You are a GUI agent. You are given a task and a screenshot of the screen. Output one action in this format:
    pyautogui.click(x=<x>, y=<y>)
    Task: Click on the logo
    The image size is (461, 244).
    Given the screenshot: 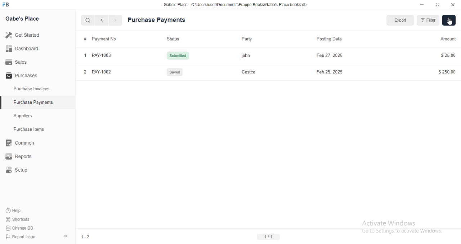 What is the action you would take?
    pyautogui.click(x=8, y=5)
    